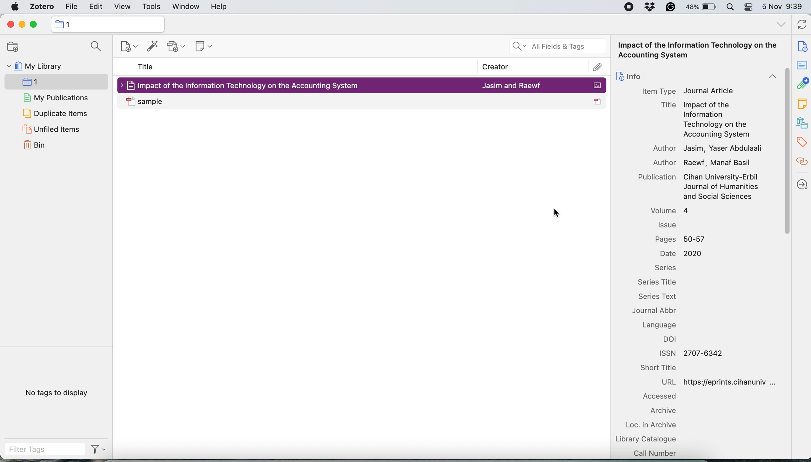 This screenshot has width=811, height=462. I want to click on sample, so click(147, 102).